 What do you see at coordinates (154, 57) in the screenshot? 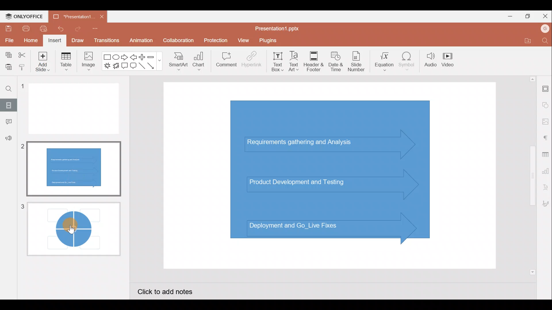
I see `Minus` at bounding box center [154, 57].